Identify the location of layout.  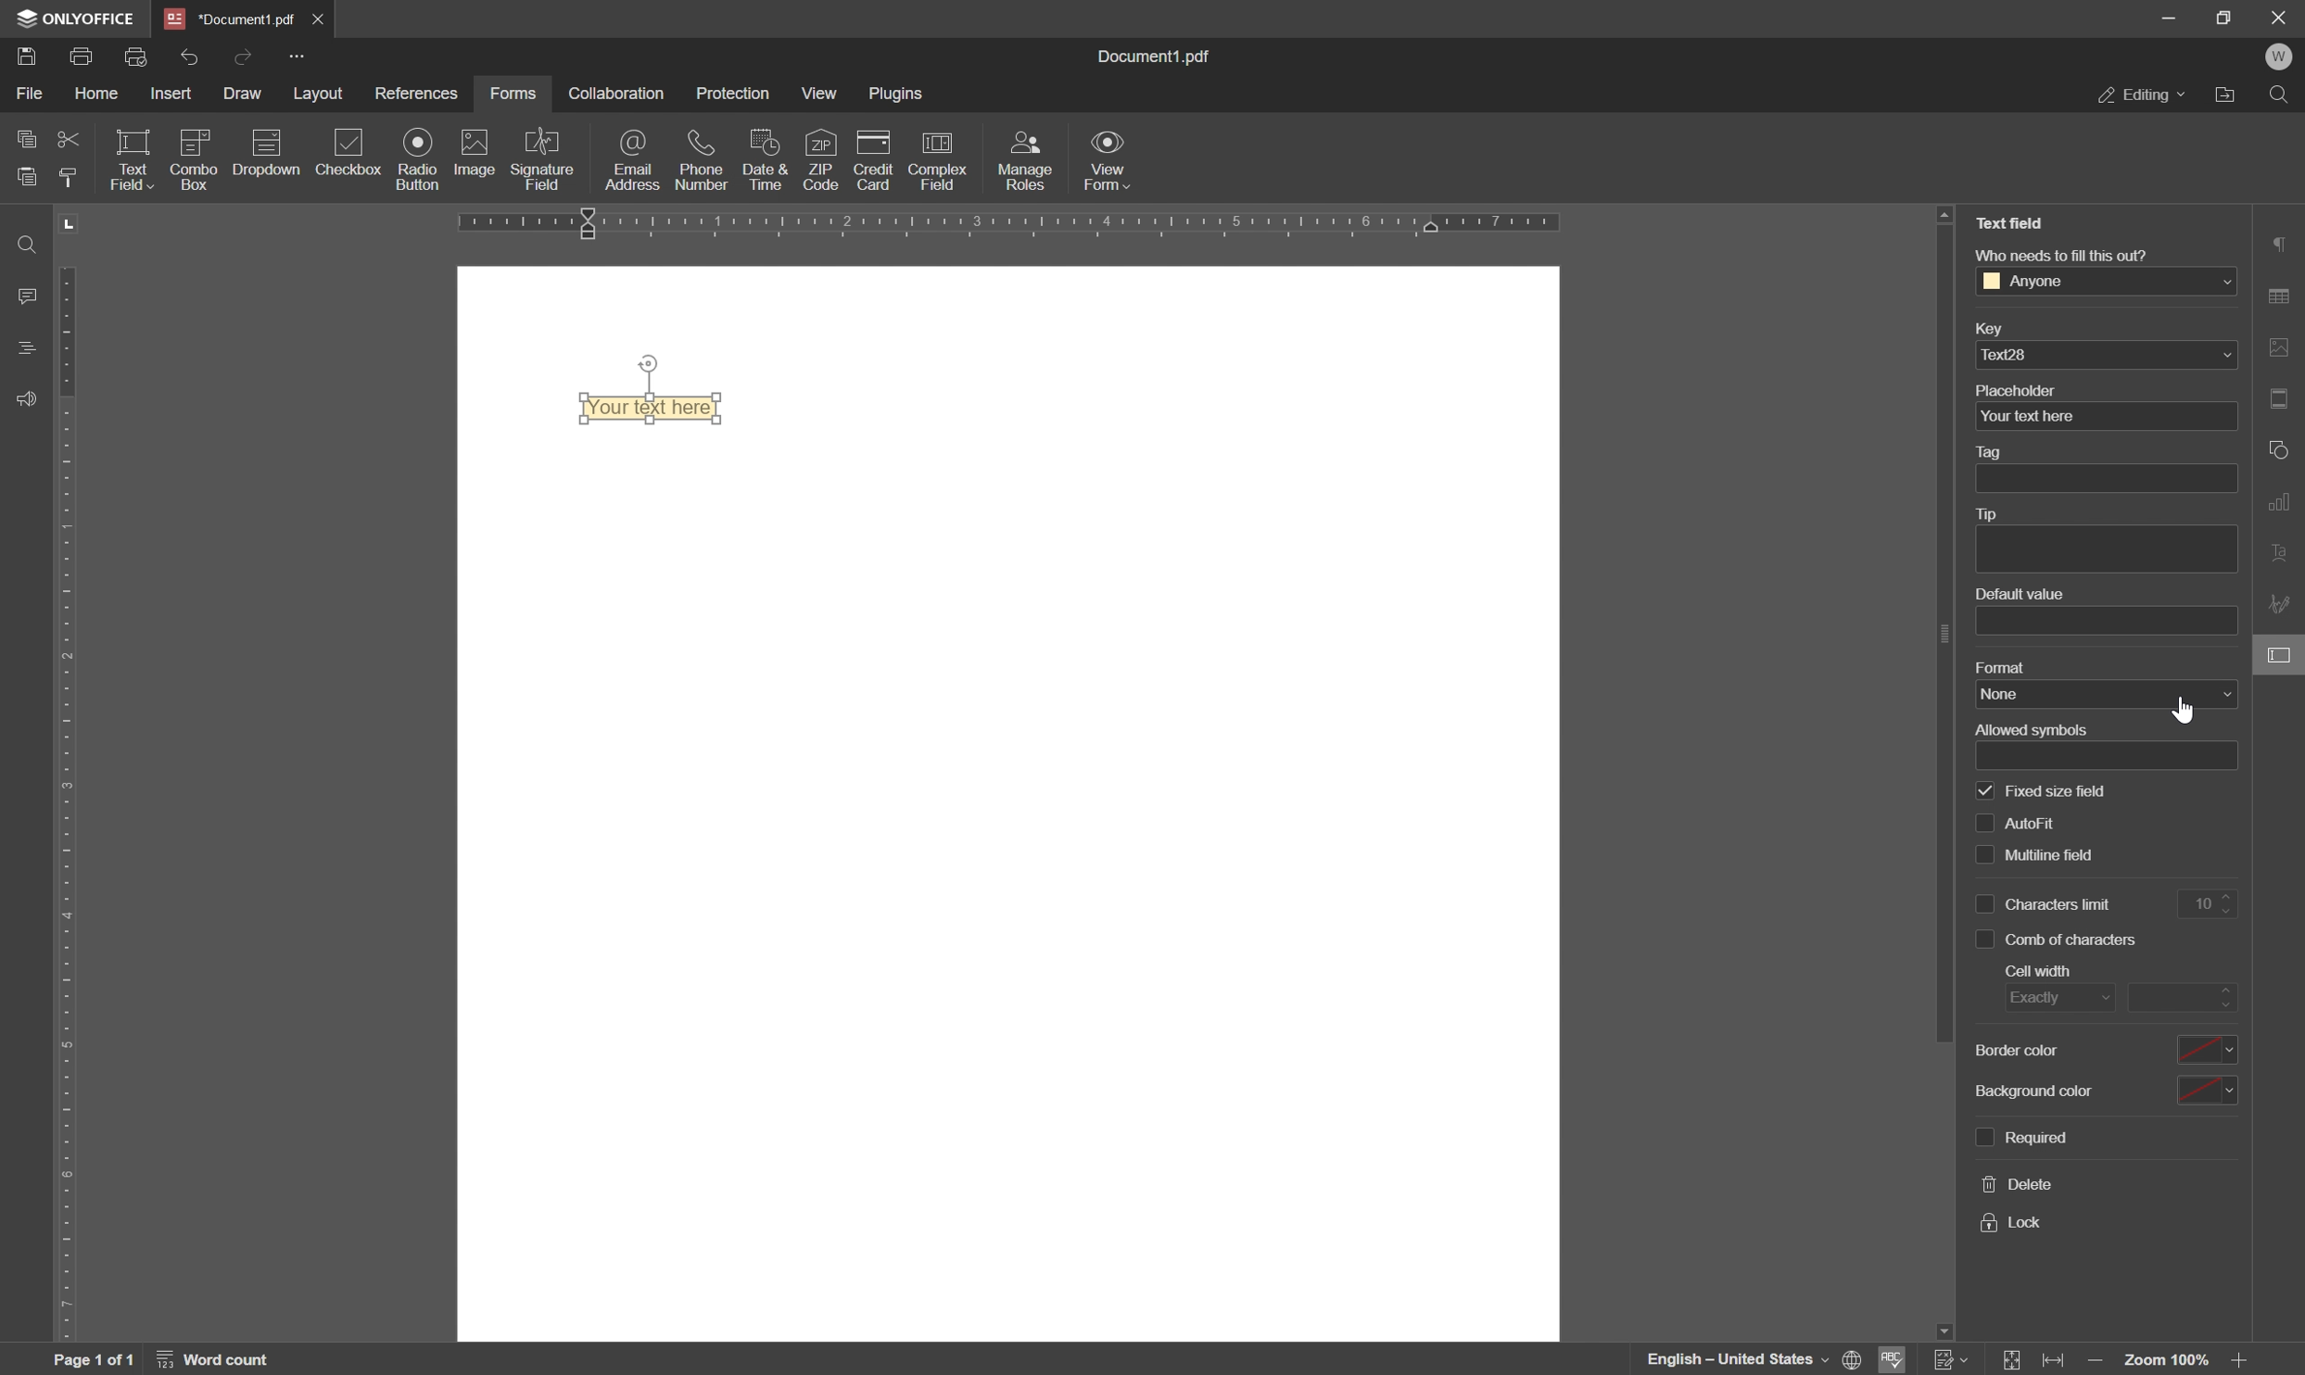
(323, 94).